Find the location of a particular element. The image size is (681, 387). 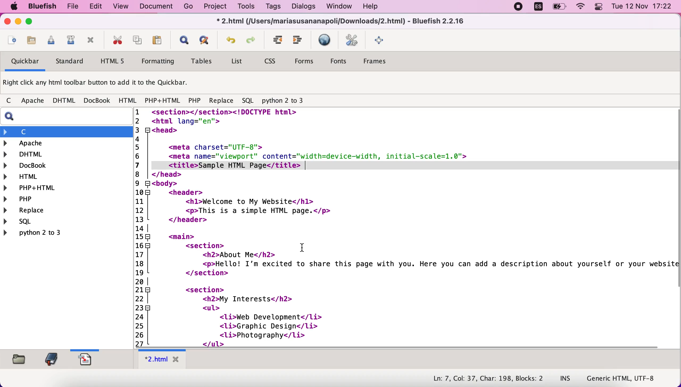

battery is located at coordinates (558, 9).